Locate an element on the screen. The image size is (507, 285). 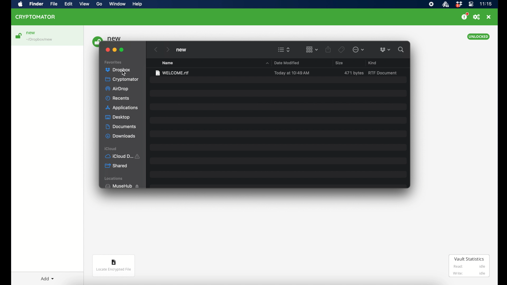
shared is located at coordinates (116, 166).